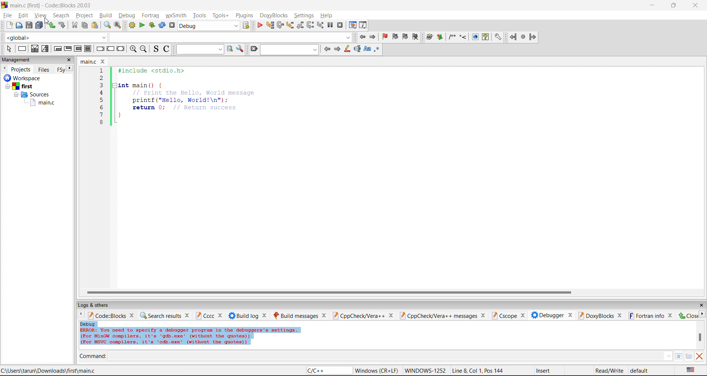 This screenshot has height=376, width=707. What do you see at coordinates (88, 49) in the screenshot?
I see `block instruction` at bounding box center [88, 49].